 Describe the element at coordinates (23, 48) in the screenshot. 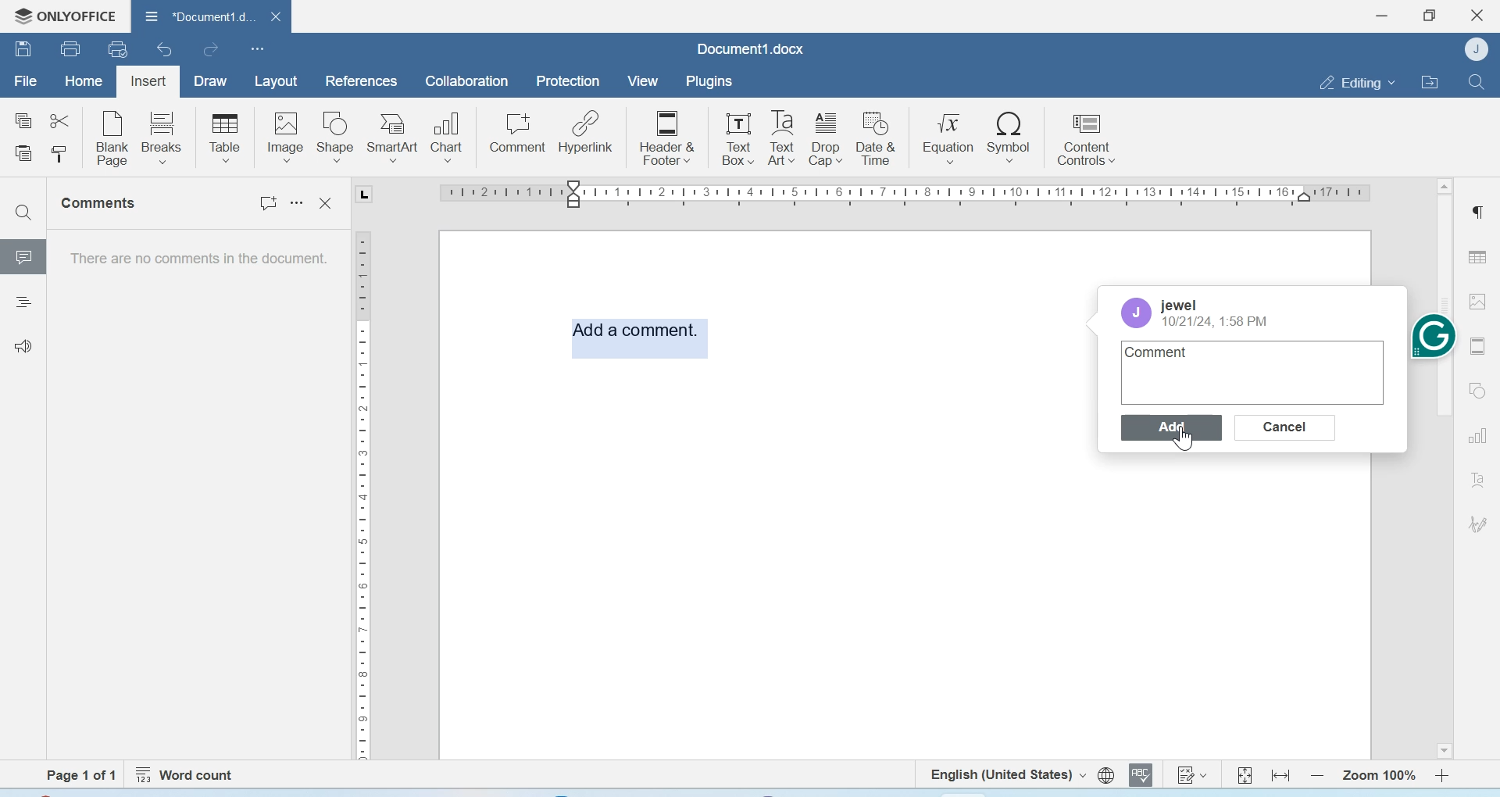

I see `Save` at that location.